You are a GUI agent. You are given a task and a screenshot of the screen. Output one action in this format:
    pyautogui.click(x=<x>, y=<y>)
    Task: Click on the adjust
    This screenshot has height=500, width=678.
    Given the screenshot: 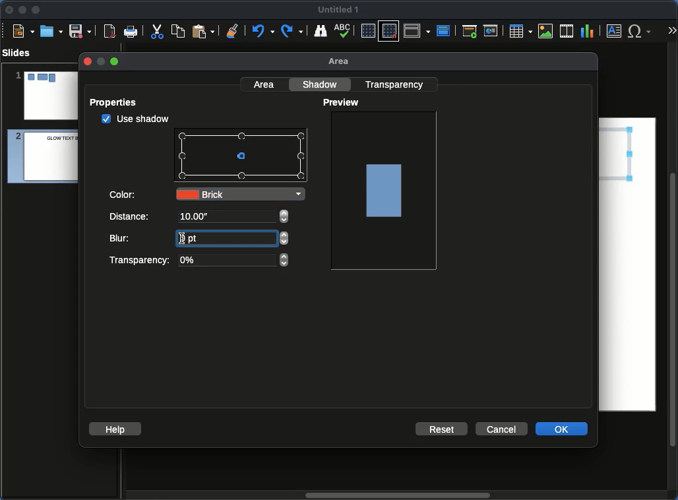 What is the action you would take?
    pyautogui.click(x=284, y=217)
    